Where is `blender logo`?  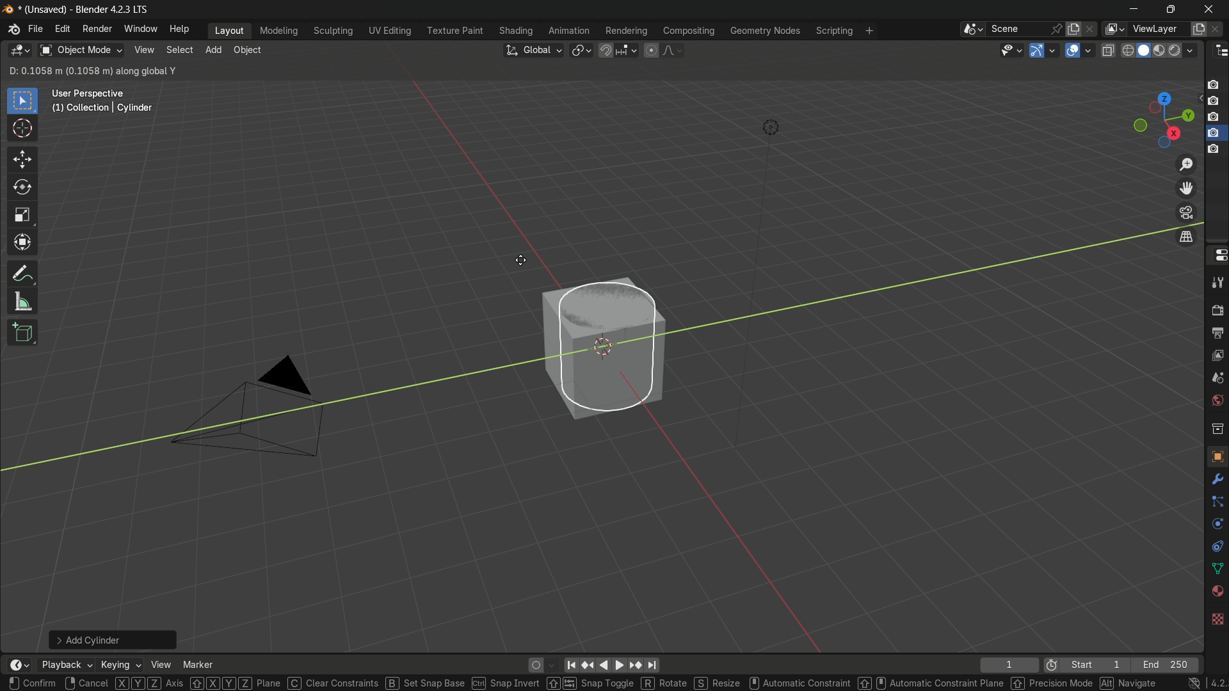 blender logo is located at coordinates (12, 31).